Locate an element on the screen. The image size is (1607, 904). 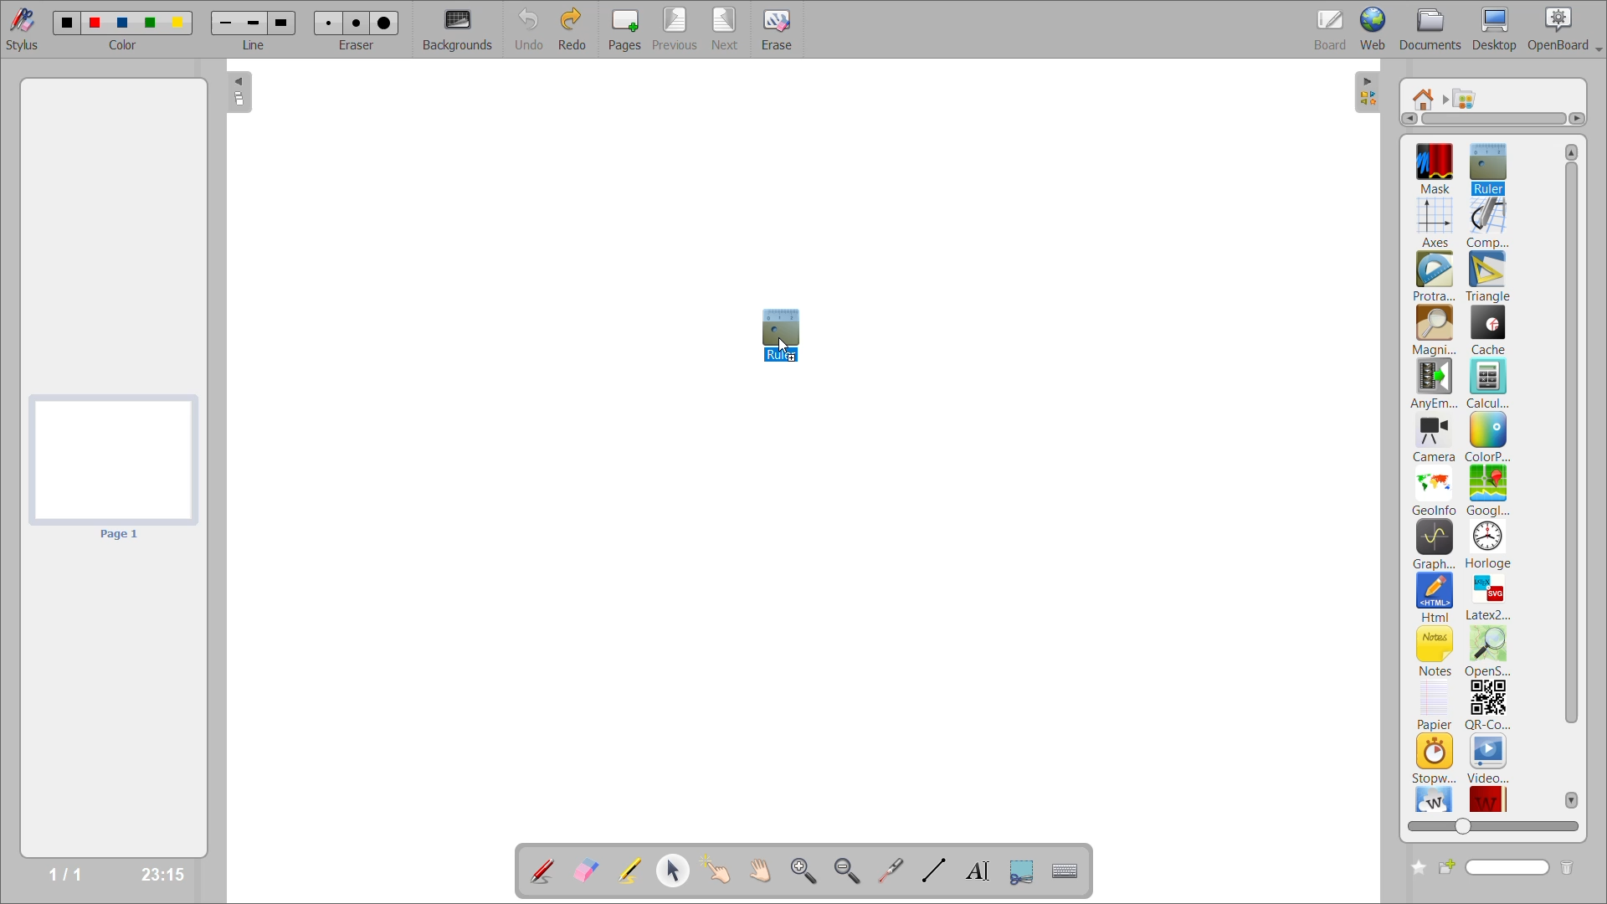
qr code is located at coordinates (1488, 706).